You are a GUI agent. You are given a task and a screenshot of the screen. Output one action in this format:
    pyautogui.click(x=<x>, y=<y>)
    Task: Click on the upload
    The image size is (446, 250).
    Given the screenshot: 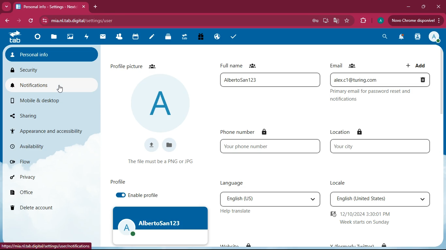 What is the action you would take?
    pyautogui.click(x=149, y=145)
    